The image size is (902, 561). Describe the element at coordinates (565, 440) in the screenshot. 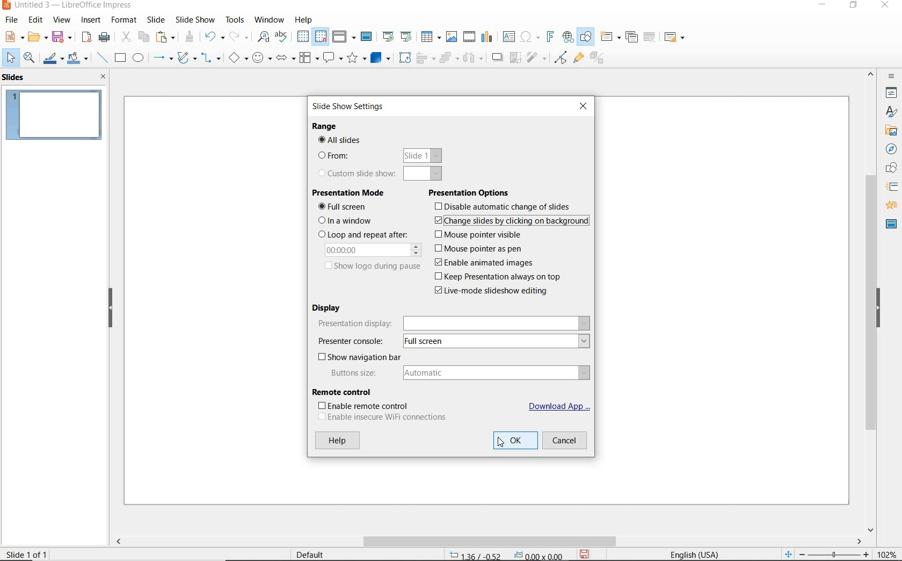

I see `CANCEL` at that location.